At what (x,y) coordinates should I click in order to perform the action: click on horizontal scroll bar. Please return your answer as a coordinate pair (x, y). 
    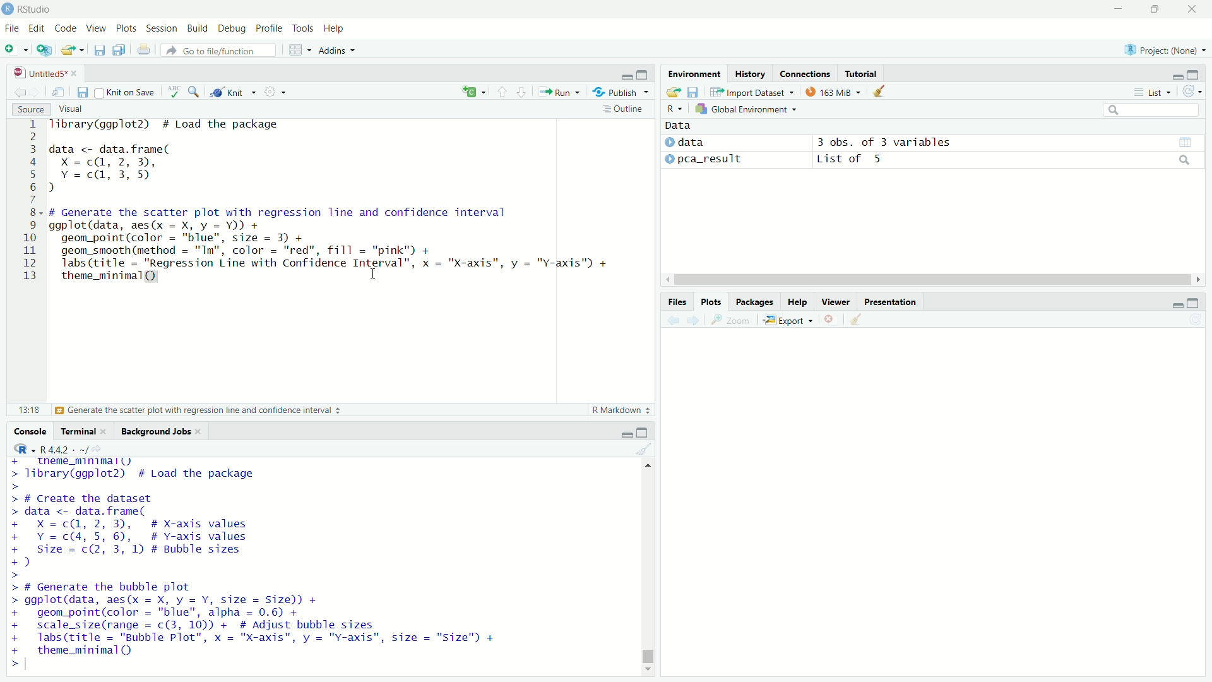
    Looking at the image, I should click on (933, 280).